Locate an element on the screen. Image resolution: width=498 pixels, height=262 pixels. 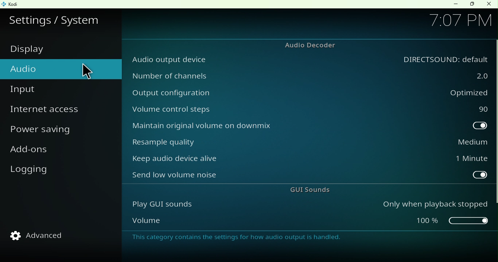
slider is located at coordinates (435, 223).